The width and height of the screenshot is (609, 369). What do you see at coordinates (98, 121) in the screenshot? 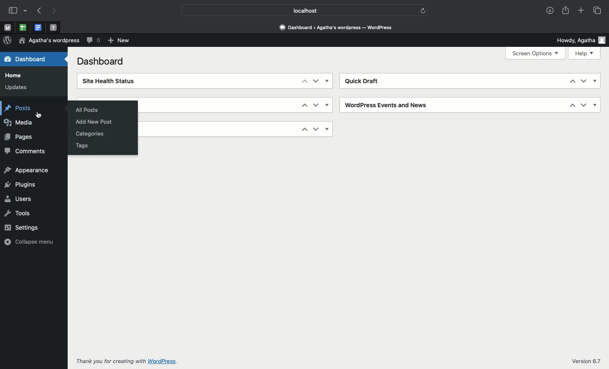
I see `Add new post` at bounding box center [98, 121].